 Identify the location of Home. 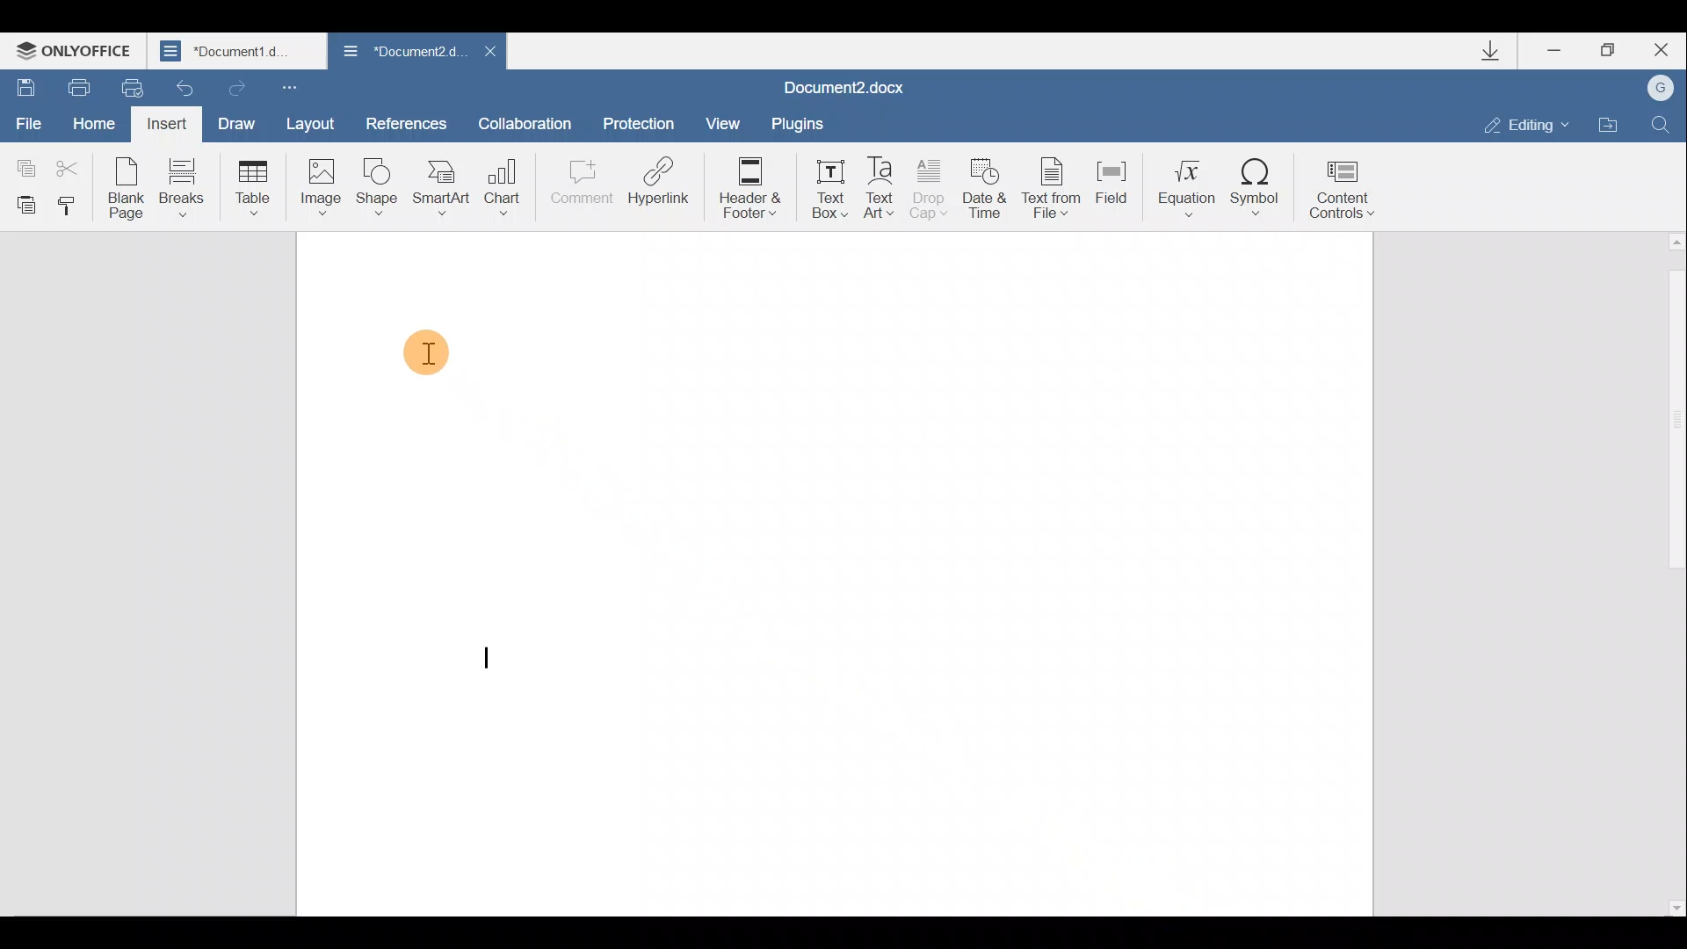
(91, 120).